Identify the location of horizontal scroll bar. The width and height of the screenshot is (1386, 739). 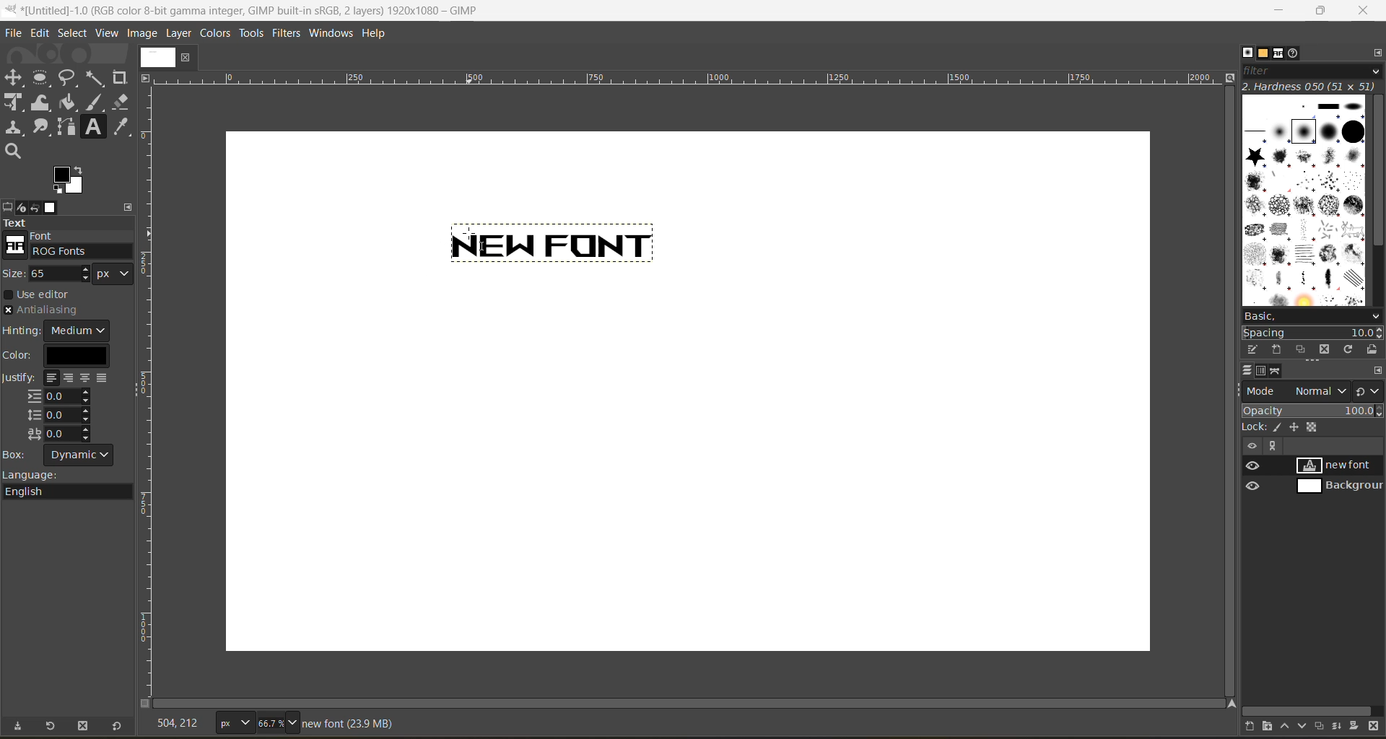
(696, 703).